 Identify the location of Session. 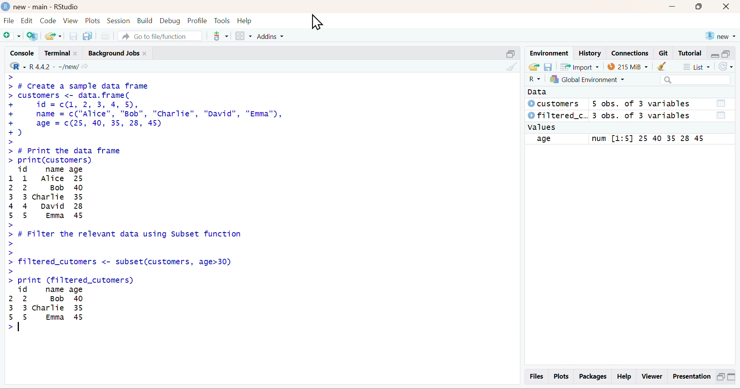
(118, 20).